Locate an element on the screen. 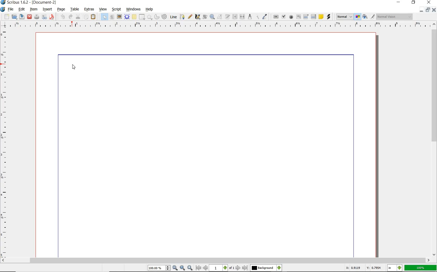 The image size is (437, 272). extras is located at coordinates (89, 9).